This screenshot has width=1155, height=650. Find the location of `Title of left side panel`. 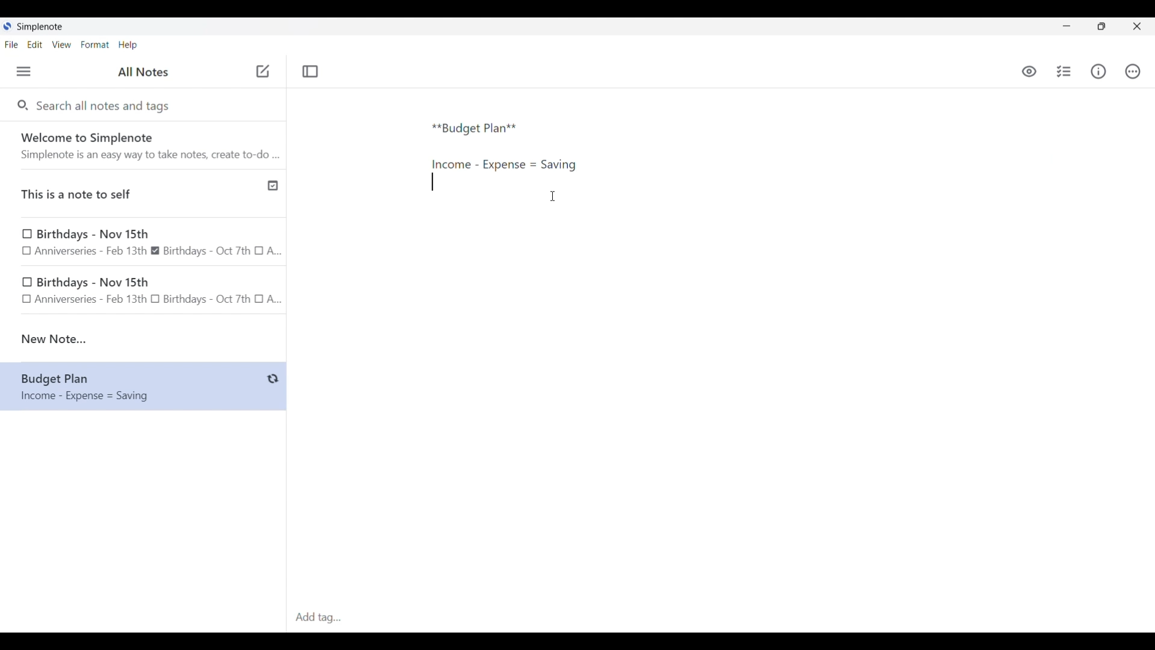

Title of left side panel is located at coordinates (143, 72).